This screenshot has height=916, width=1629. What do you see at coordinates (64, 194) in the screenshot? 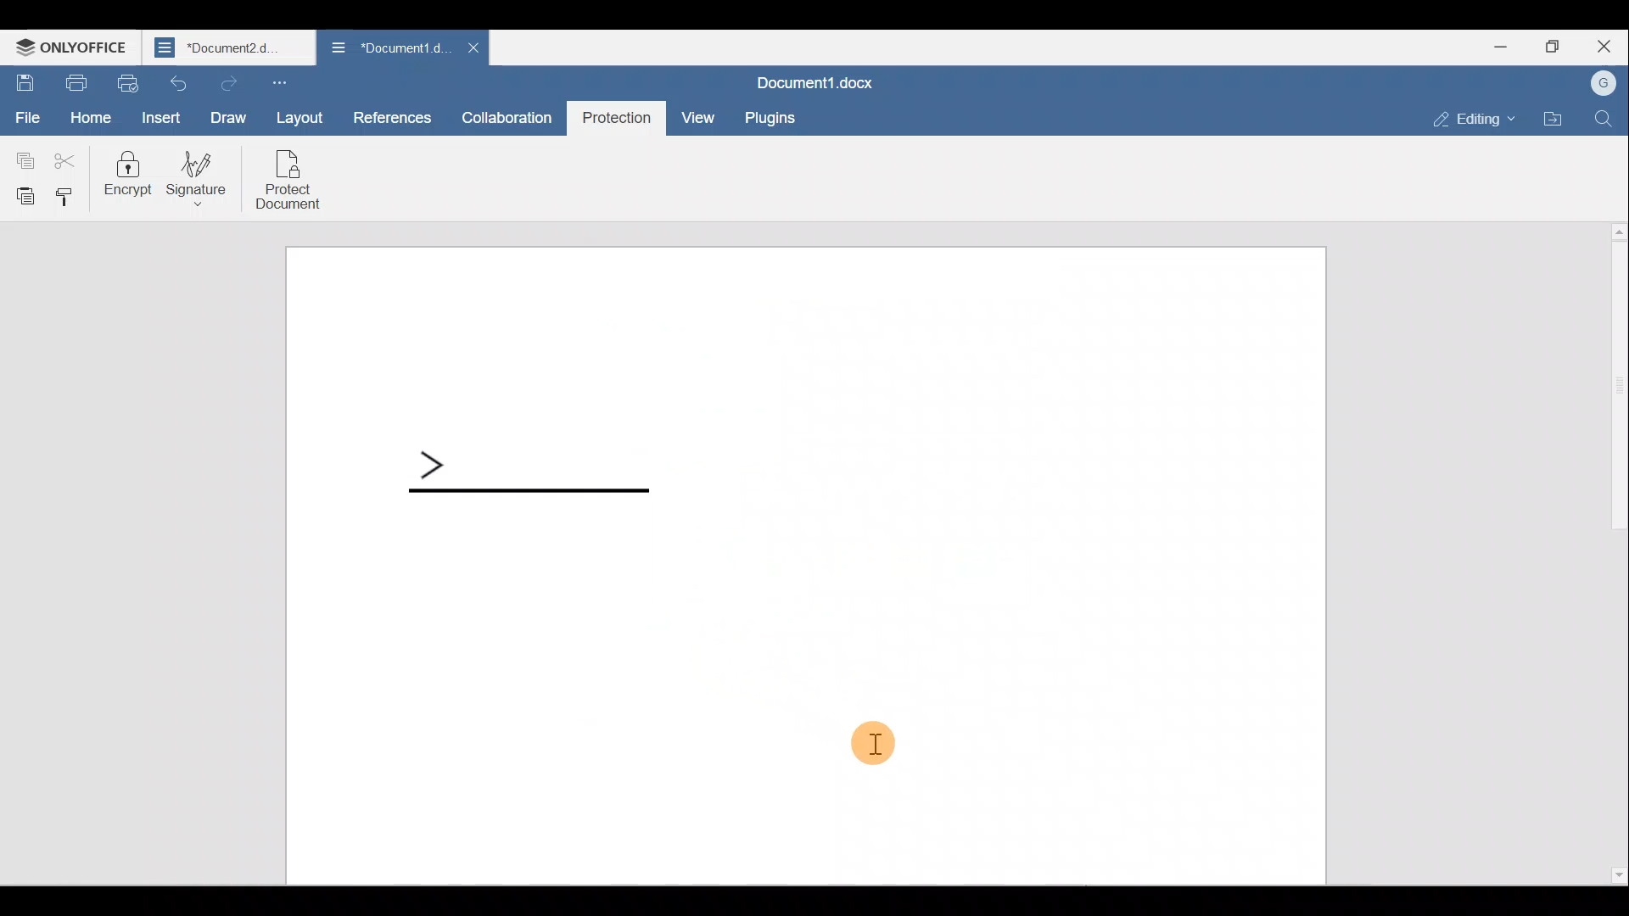
I see `Copy style` at bounding box center [64, 194].